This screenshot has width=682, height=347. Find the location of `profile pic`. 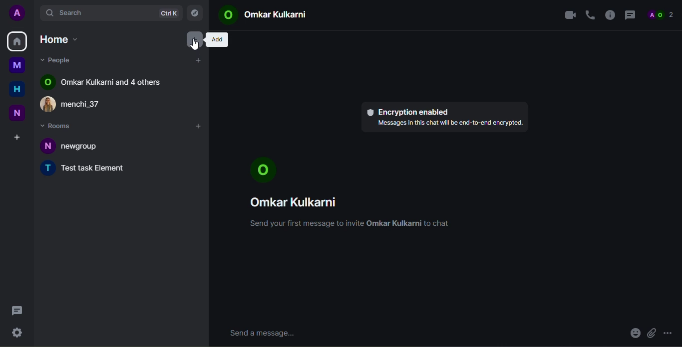

profile pic is located at coordinates (265, 170).